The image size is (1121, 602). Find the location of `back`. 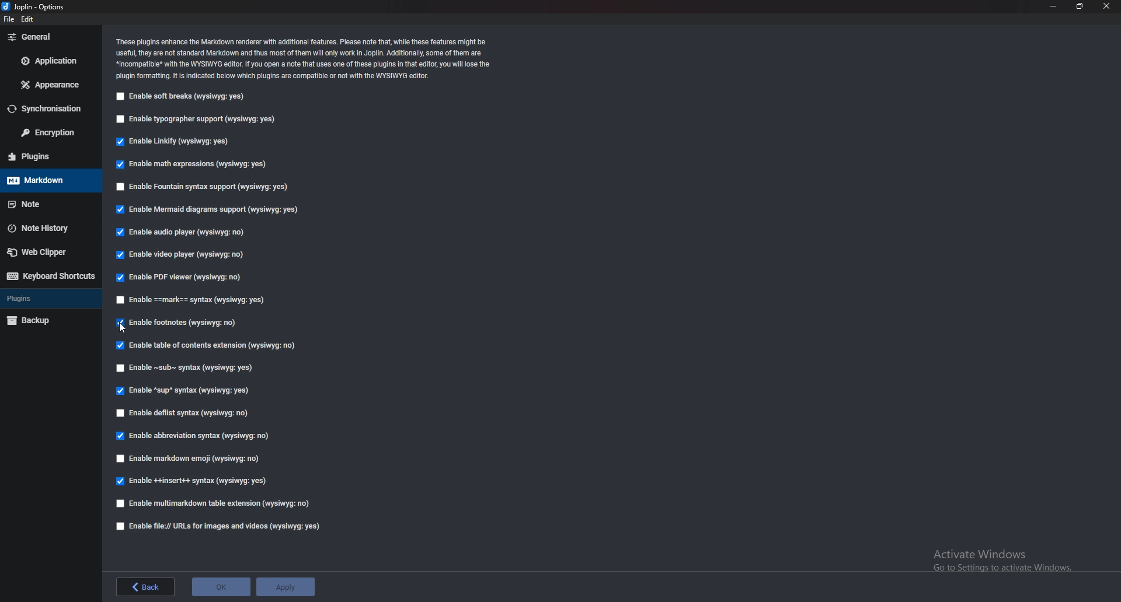

back is located at coordinates (146, 587).